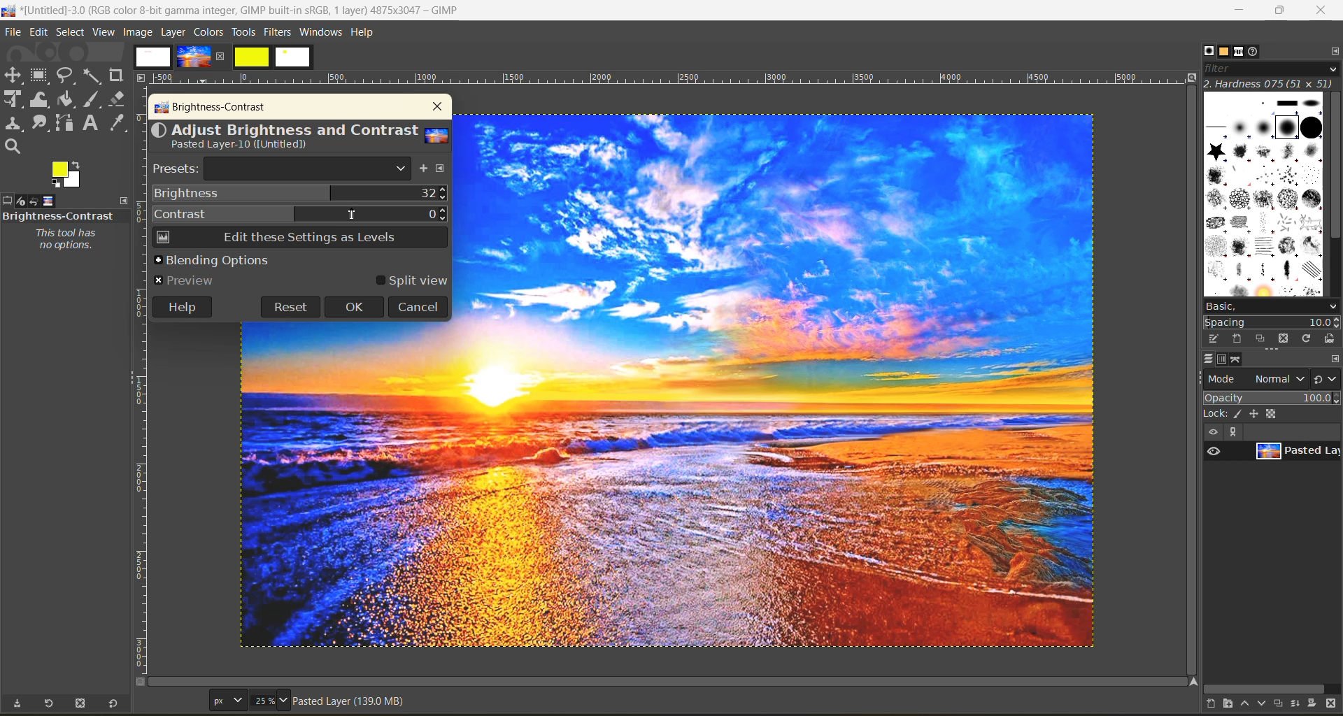  I want to click on active foreground and background color, so click(69, 175).